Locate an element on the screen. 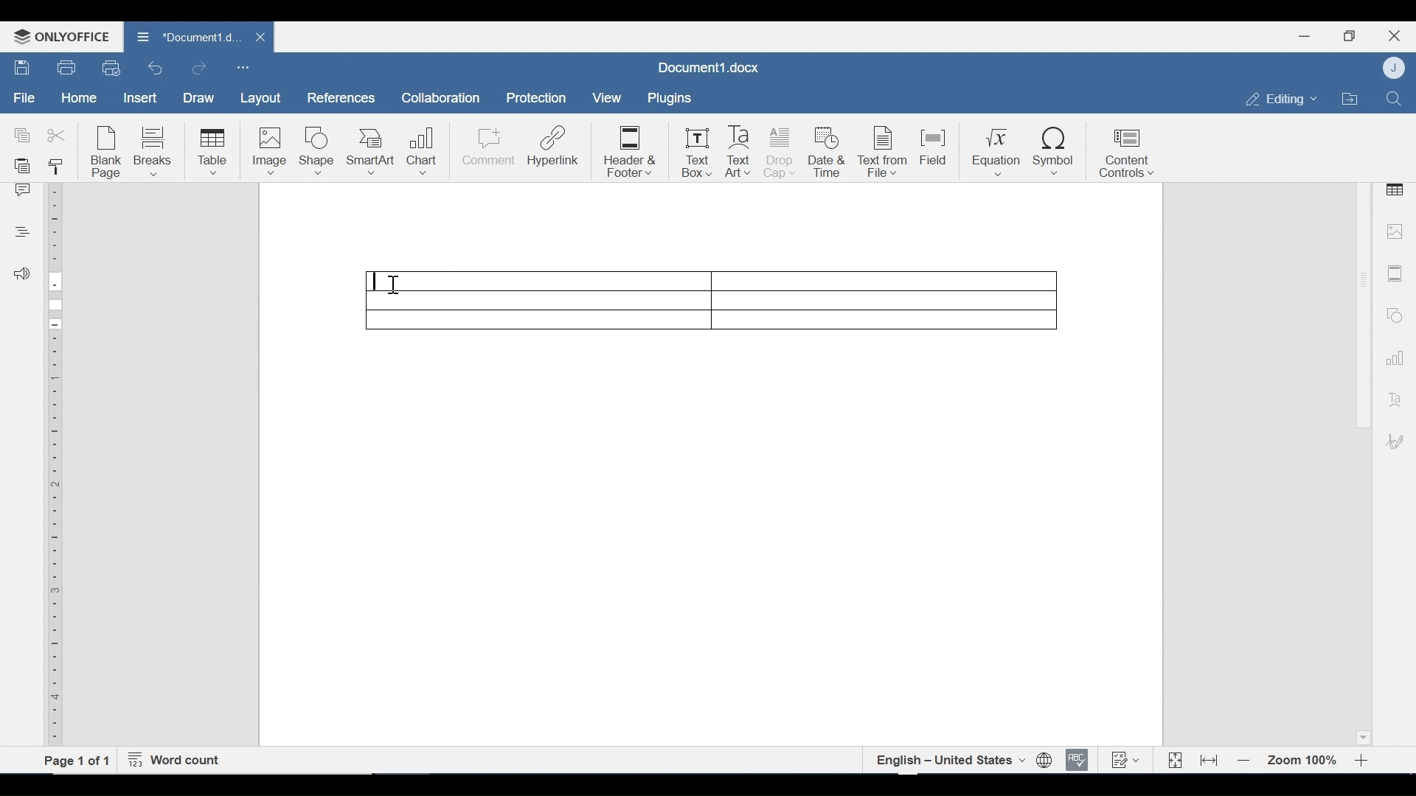 This screenshot has height=796, width=1416. Page 1 of 1 is located at coordinates (77, 760).